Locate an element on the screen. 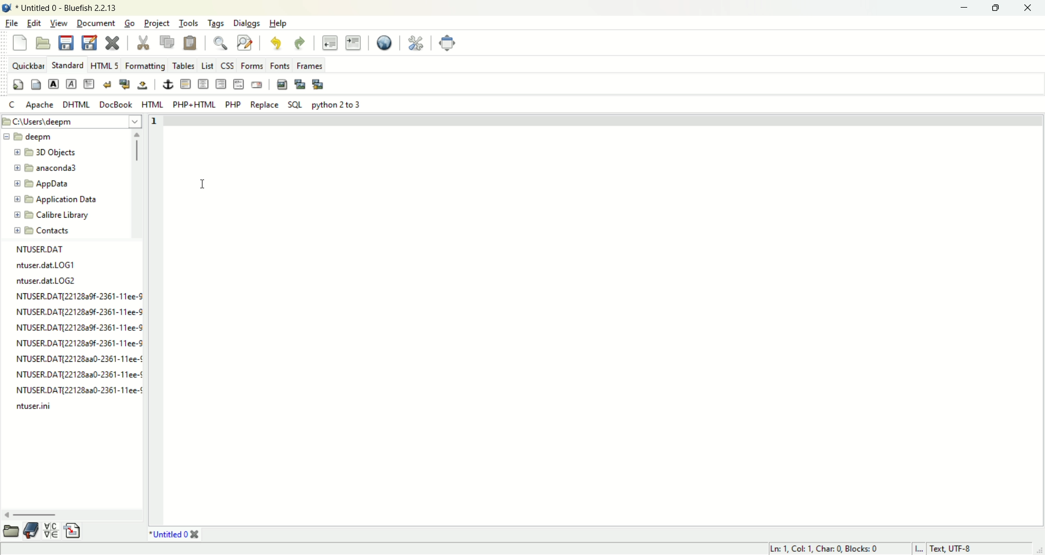 The width and height of the screenshot is (1045, 555). fonts is located at coordinates (278, 66).